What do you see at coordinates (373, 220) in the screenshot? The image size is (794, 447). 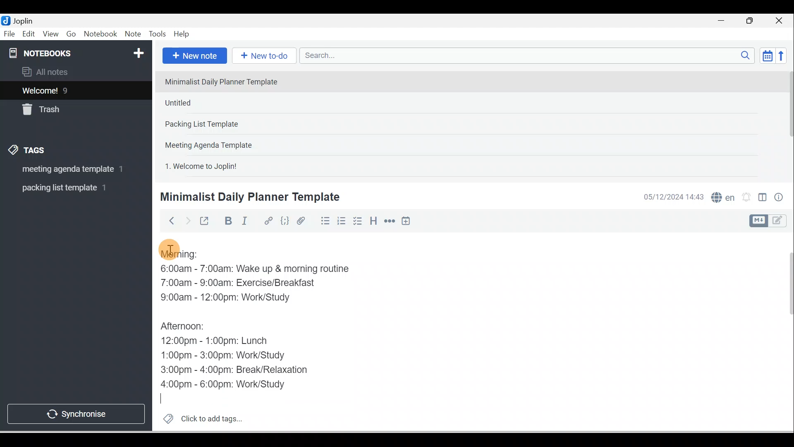 I see `Heading` at bounding box center [373, 220].